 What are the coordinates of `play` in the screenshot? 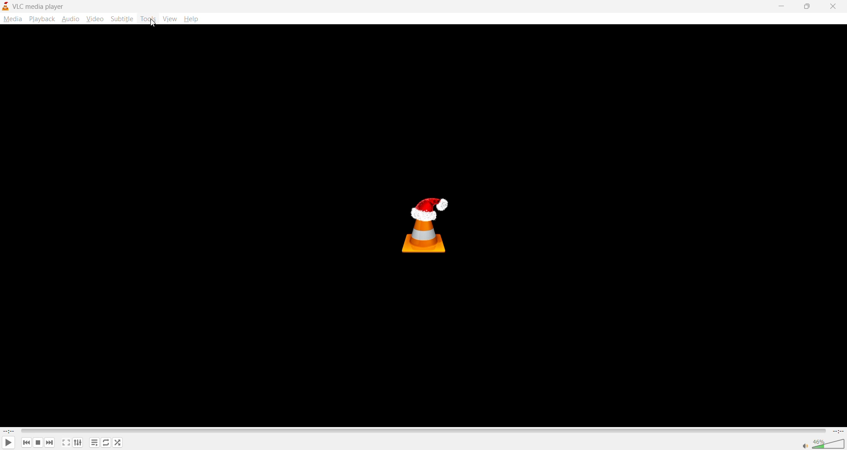 It's located at (7, 442).